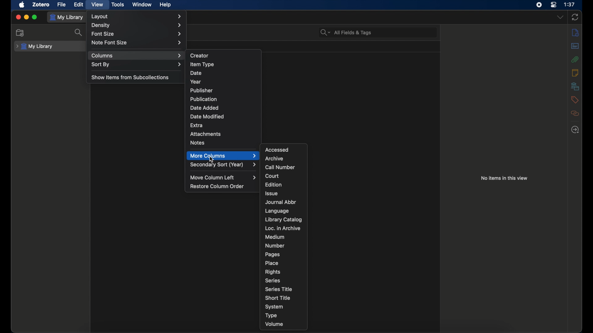 This screenshot has height=333, width=593. I want to click on system, so click(274, 307).